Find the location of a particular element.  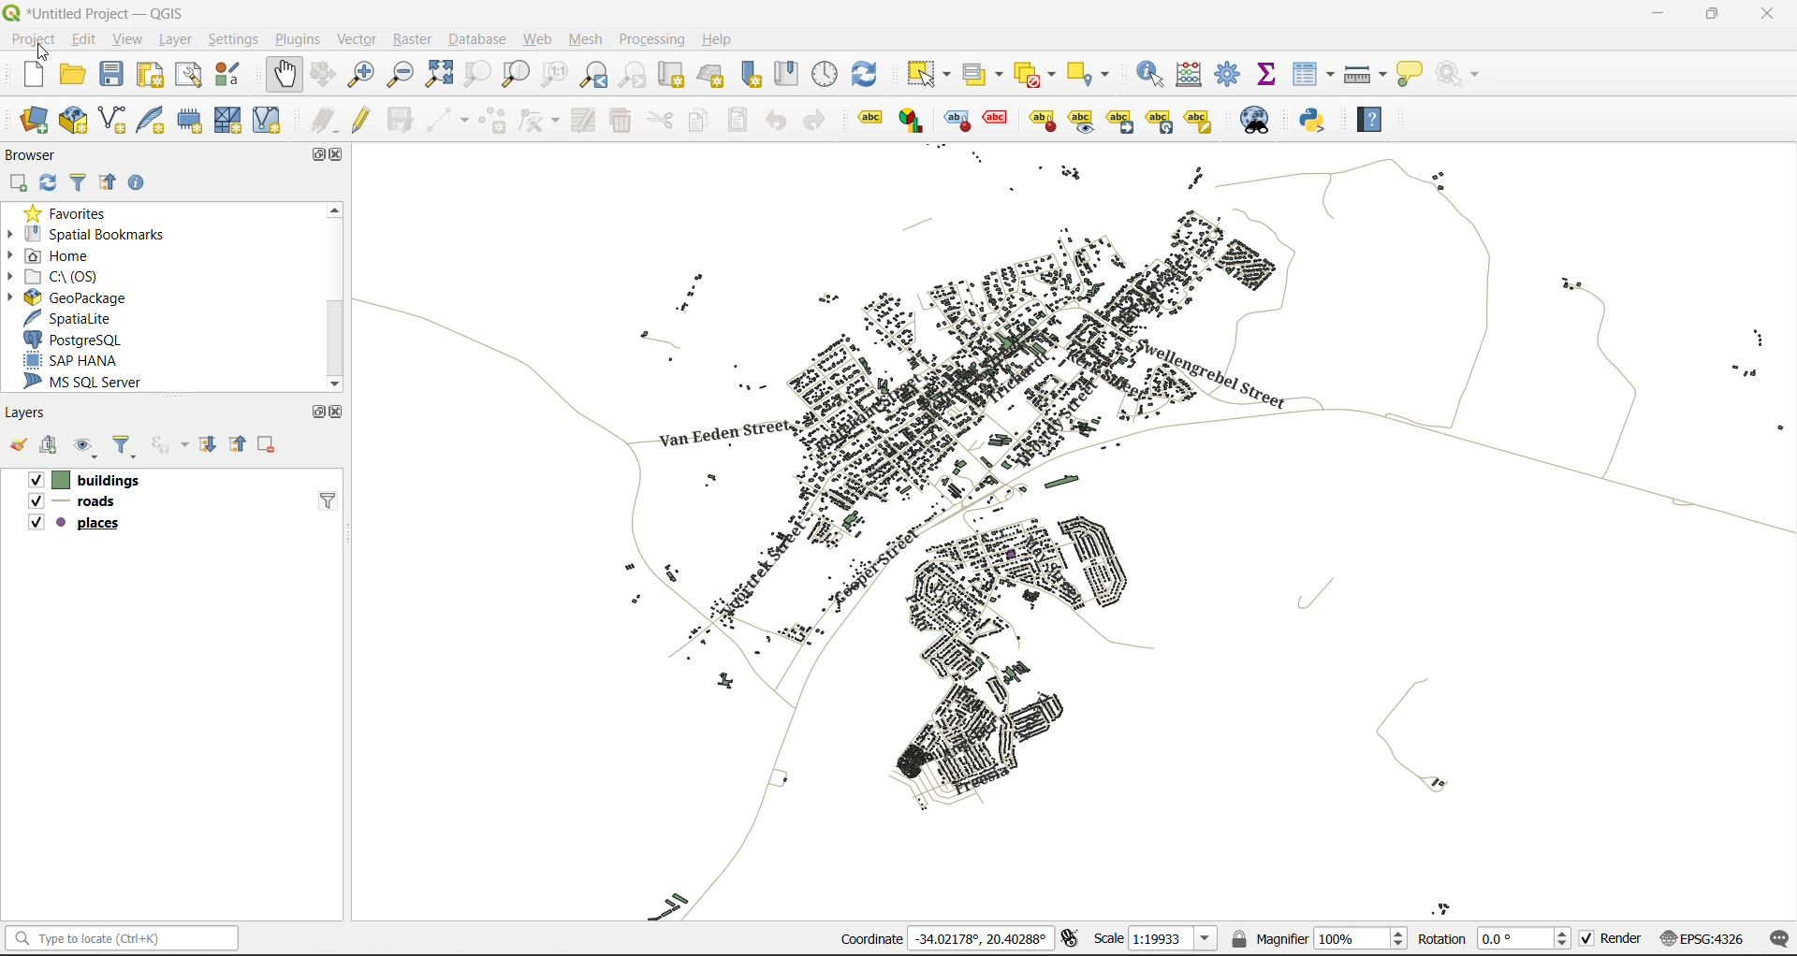

status bar is located at coordinates (119, 939).